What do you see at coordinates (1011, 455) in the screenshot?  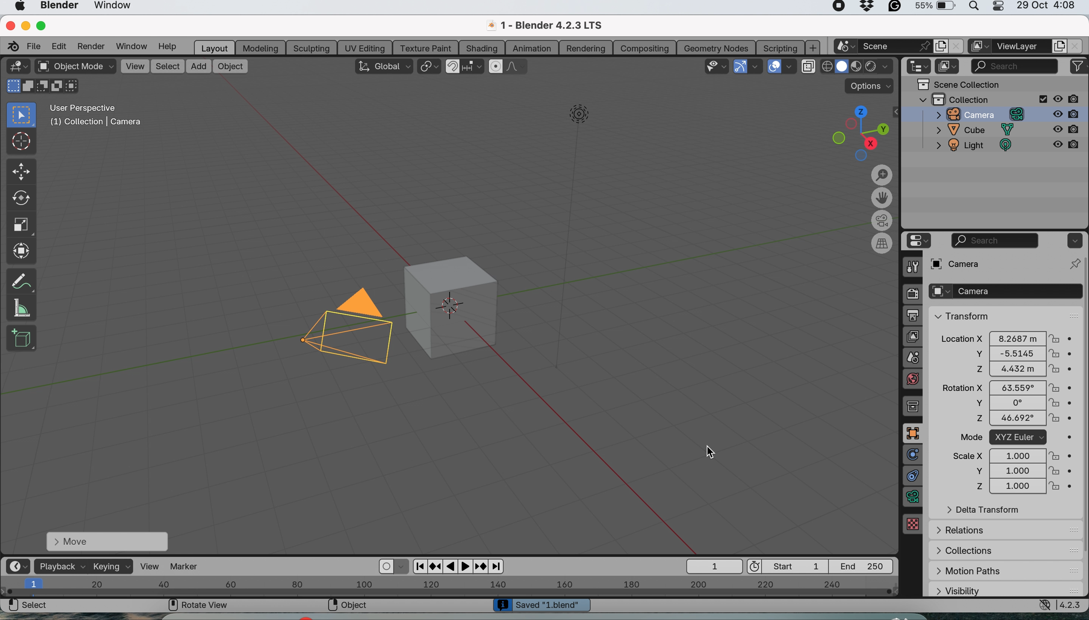 I see `scale x 1.000` at bounding box center [1011, 455].